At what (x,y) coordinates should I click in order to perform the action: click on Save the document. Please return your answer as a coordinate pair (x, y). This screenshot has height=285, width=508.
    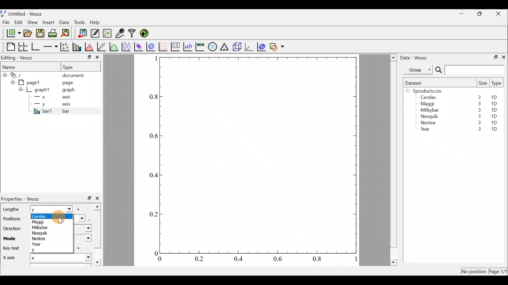
    Looking at the image, I should click on (41, 34).